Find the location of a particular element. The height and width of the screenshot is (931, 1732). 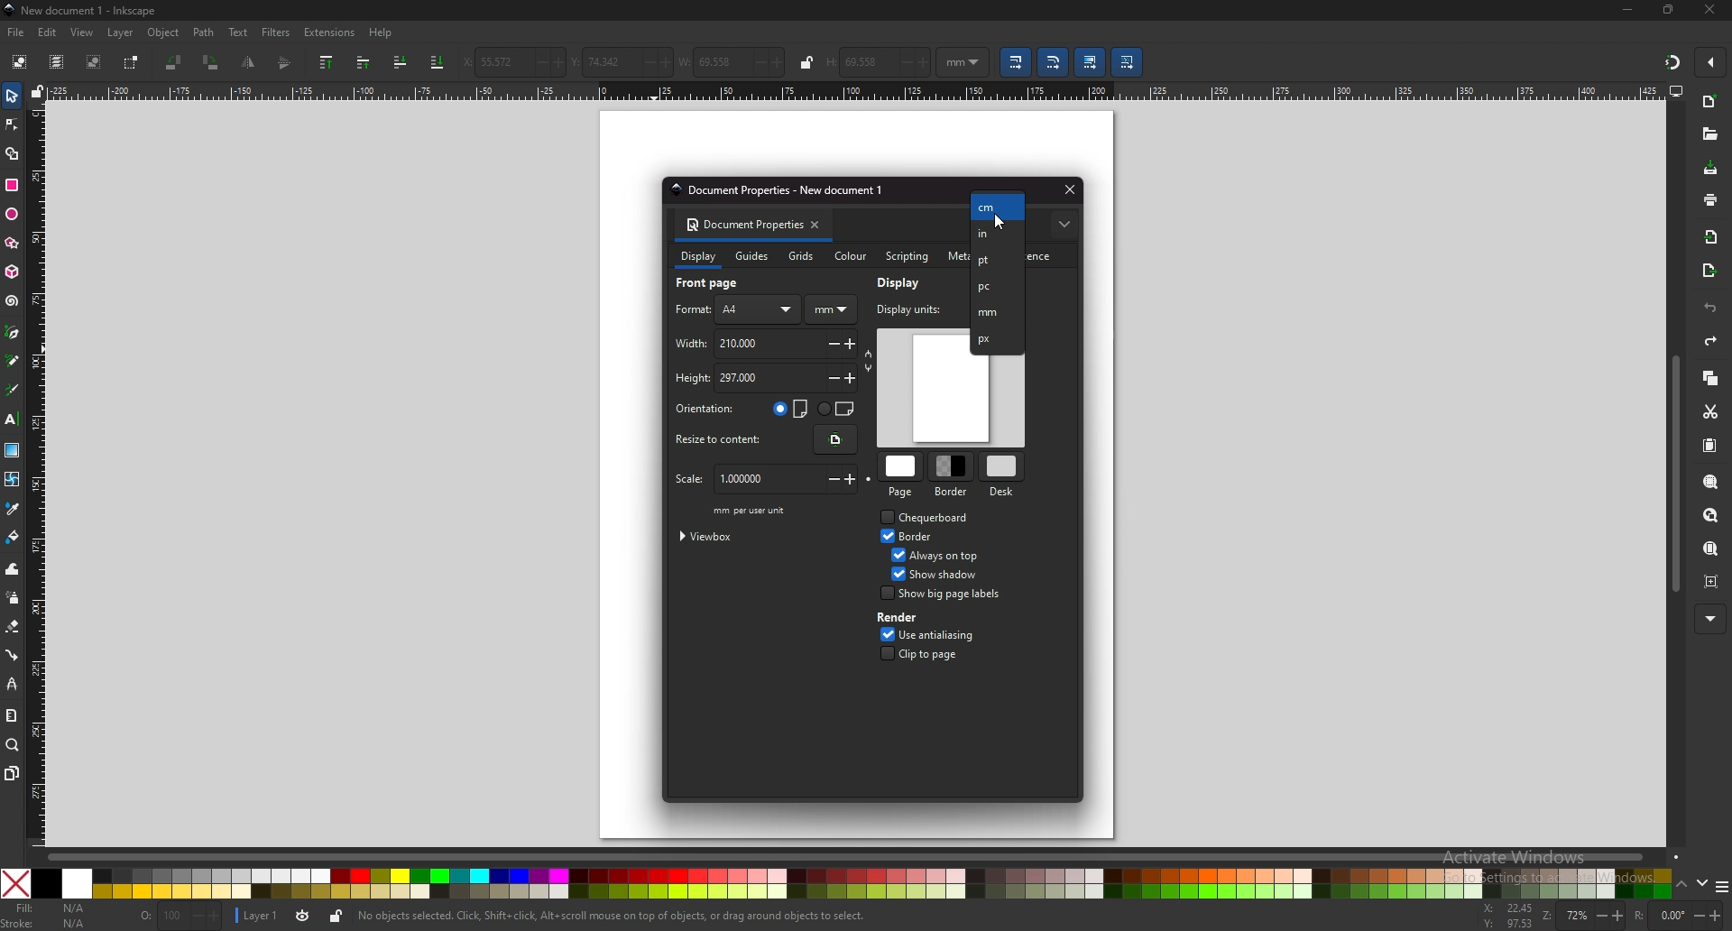

+ is located at coordinates (853, 378).